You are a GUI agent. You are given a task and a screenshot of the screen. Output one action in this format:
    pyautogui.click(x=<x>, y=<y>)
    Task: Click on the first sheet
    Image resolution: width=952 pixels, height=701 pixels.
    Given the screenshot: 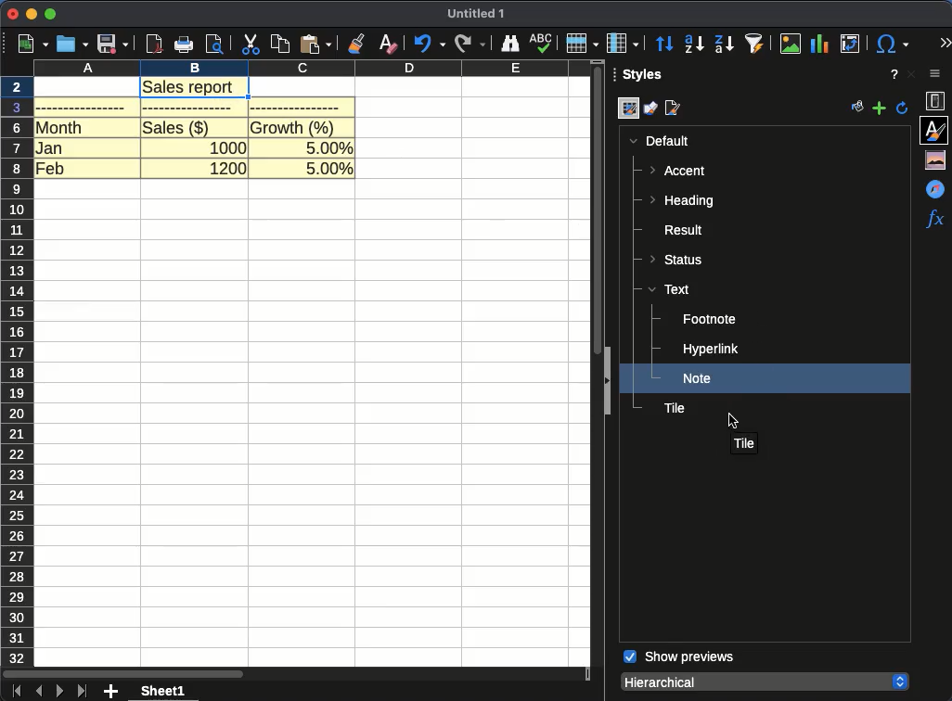 What is the action you would take?
    pyautogui.click(x=15, y=692)
    